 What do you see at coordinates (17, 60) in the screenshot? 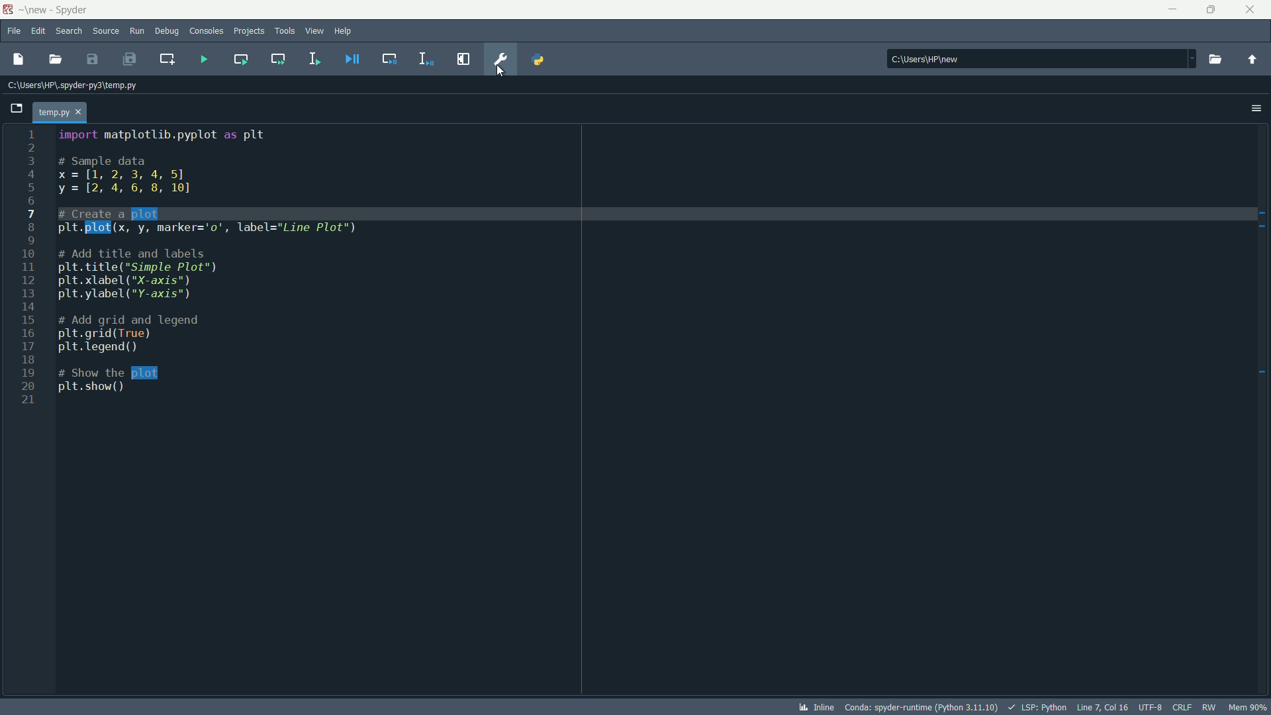
I see `open file` at bounding box center [17, 60].